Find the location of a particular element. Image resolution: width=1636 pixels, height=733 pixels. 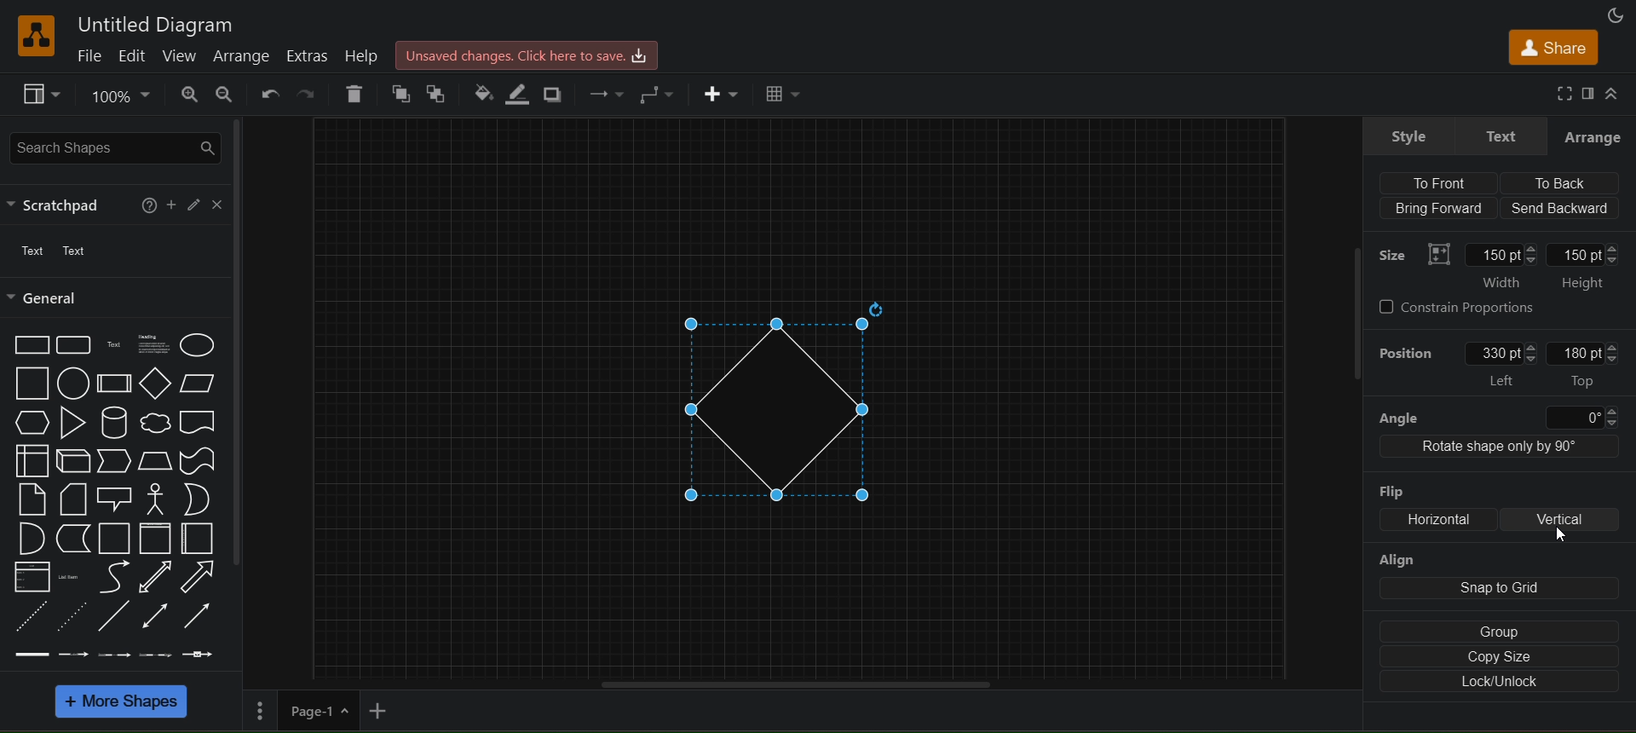

data storage is located at coordinates (69, 539).